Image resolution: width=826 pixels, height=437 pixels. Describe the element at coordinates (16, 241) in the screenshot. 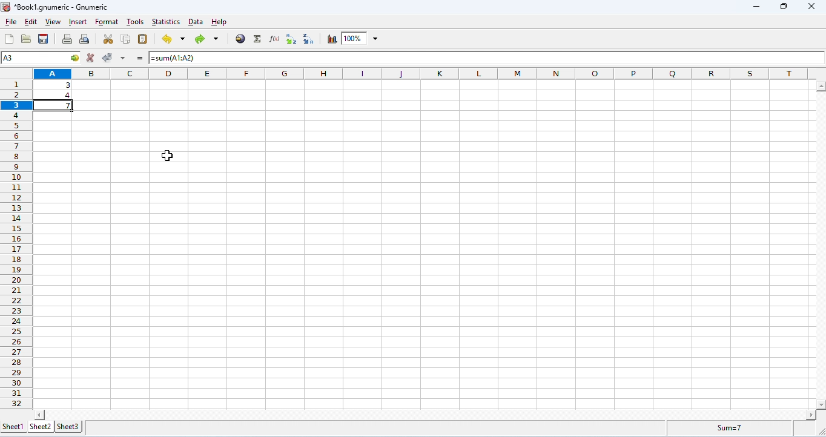

I see `row numbers` at that location.